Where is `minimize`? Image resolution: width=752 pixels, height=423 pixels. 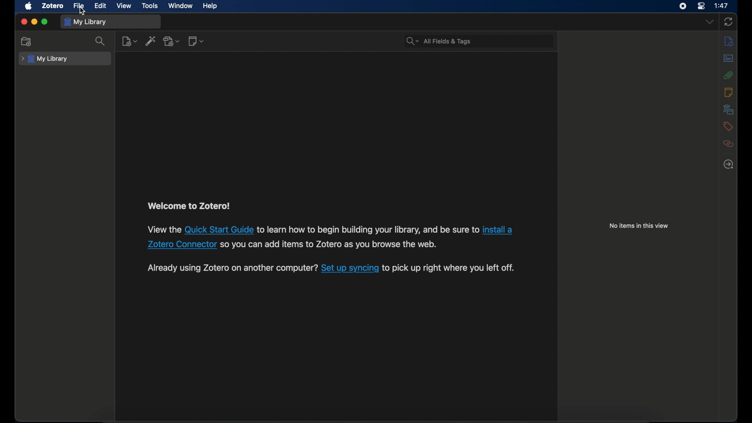 minimize is located at coordinates (35, 22).